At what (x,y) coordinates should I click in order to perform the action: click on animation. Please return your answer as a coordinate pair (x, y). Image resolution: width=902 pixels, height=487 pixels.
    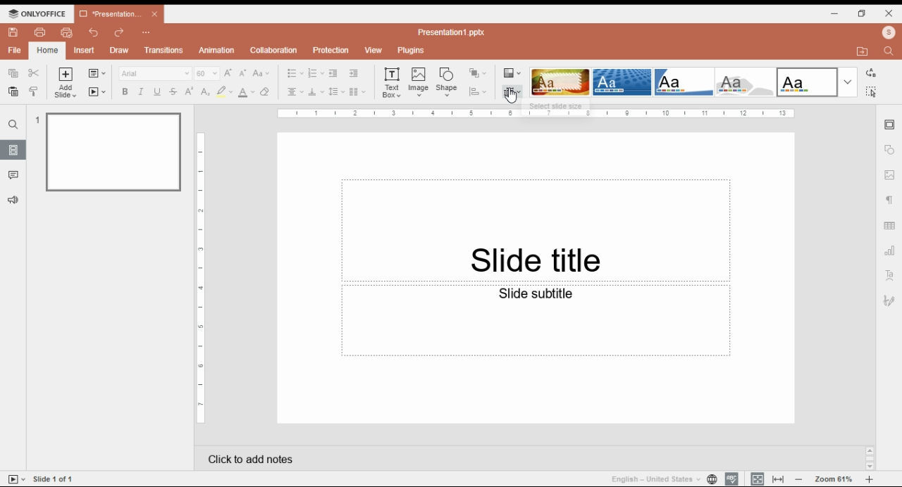
    Looking at the image, I should click on (218, 50).